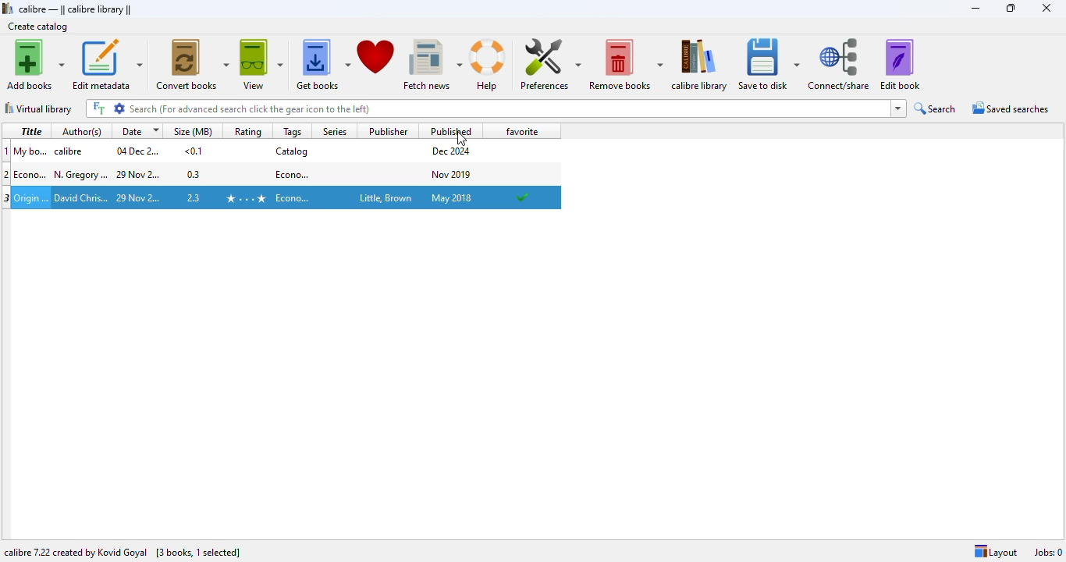  What do you see at coordinates (74, 9) in the screenshot?
I see `calibre library` at bounding box center [74, 9].